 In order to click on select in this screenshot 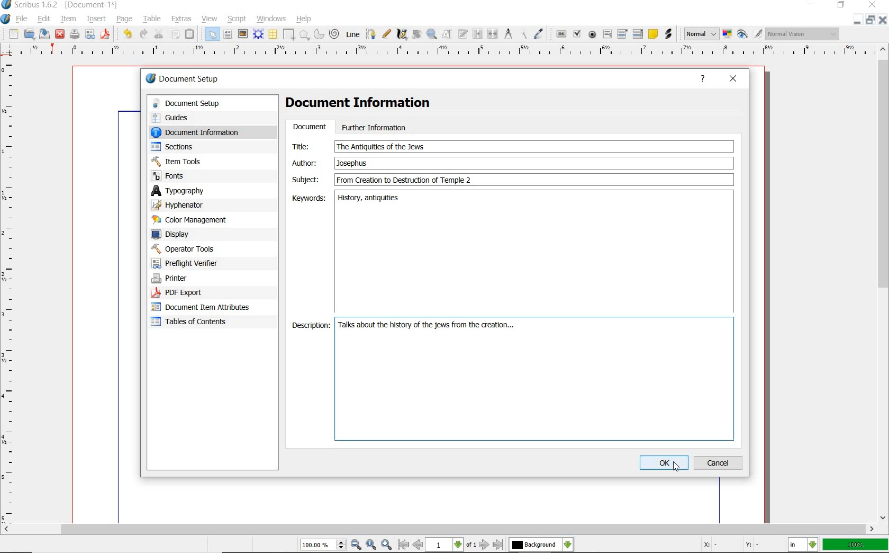, I will do `click(213, 34)`.